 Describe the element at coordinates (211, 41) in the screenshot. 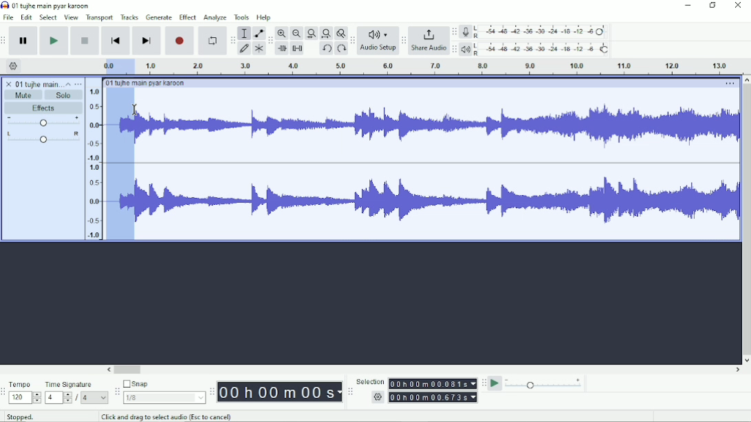

I see `Enable looping` at that location.